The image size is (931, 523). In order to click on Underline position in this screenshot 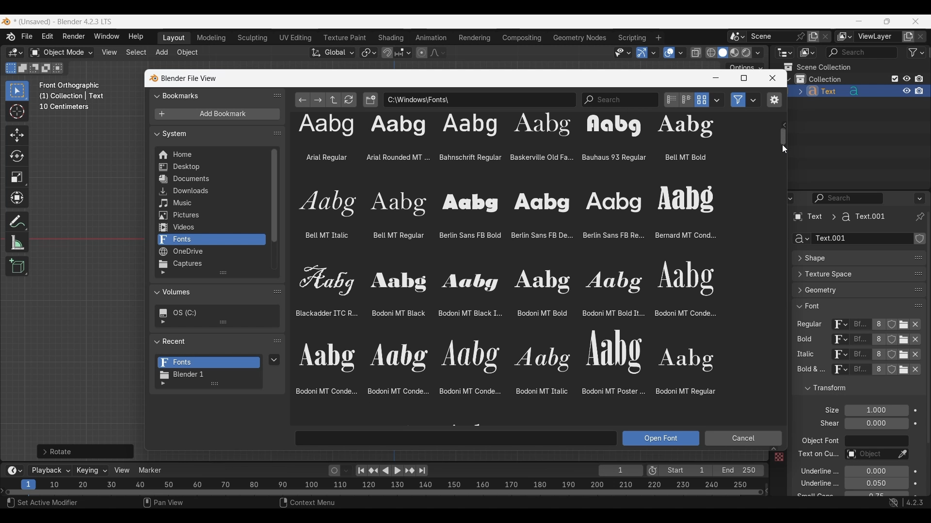, I will do `click(876, 472)`.